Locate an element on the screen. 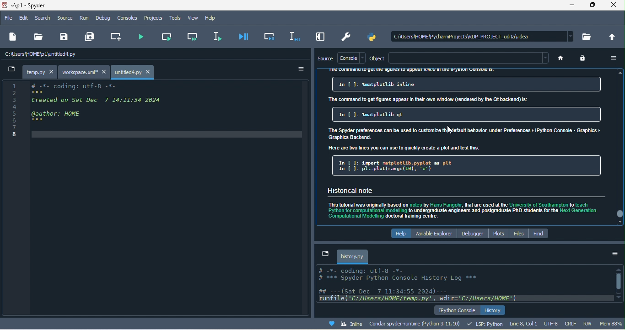  line 8 col 1 is located at coordinates (525, 324).